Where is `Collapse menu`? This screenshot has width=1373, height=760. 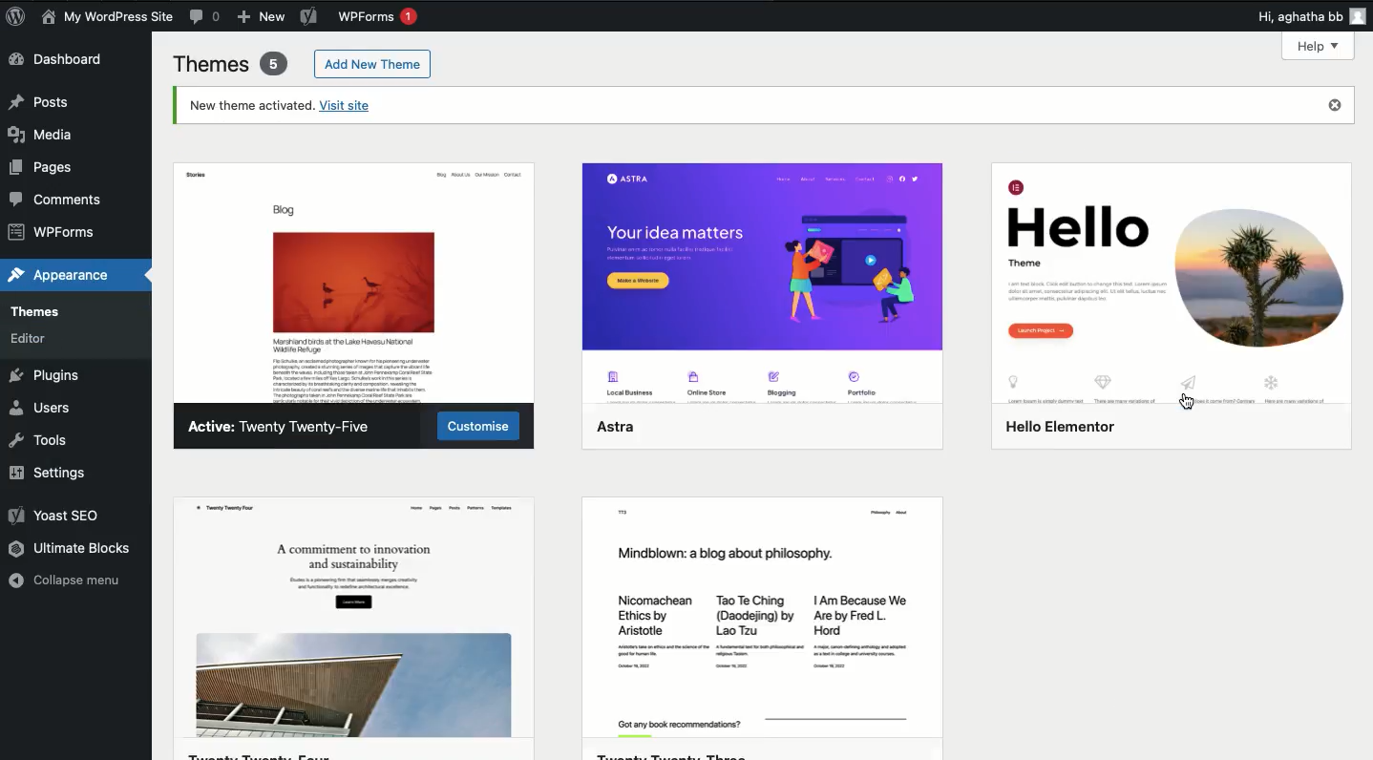 Collapse menu is located at coordinates (63, 578).